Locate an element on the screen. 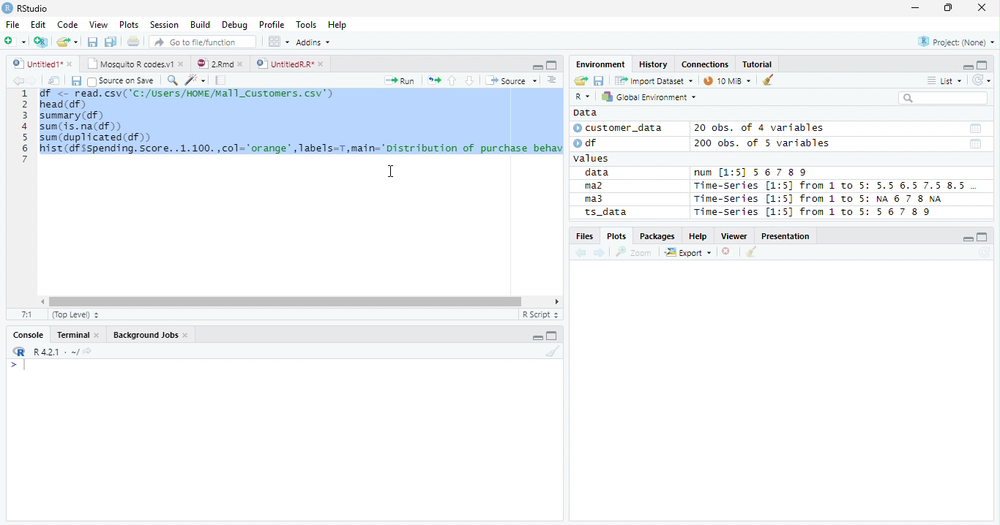  Help is located at coordinates (339, 25).